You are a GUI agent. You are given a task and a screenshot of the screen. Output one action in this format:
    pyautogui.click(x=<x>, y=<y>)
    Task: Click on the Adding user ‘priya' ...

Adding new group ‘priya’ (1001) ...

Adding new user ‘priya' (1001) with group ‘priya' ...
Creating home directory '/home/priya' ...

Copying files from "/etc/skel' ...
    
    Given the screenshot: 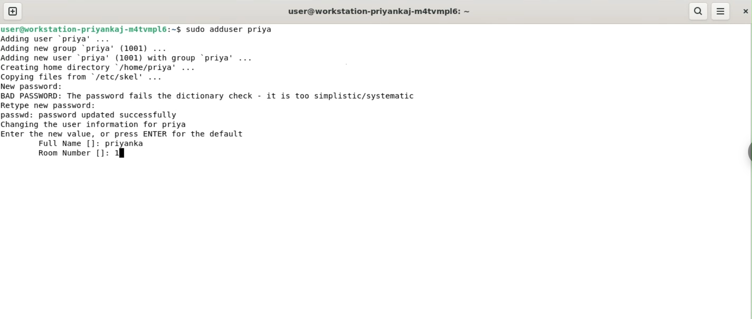 What is the action you would take?
    pyautogui.click(x=131, y=58)
    